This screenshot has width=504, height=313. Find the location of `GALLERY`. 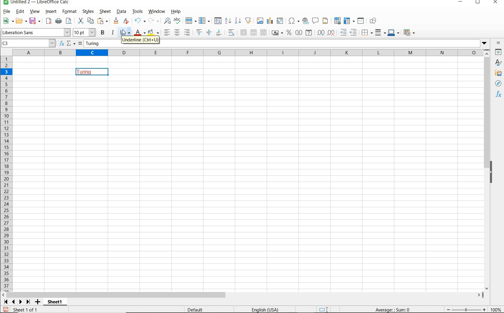

GALLERY is located at coordinates (499, 73).